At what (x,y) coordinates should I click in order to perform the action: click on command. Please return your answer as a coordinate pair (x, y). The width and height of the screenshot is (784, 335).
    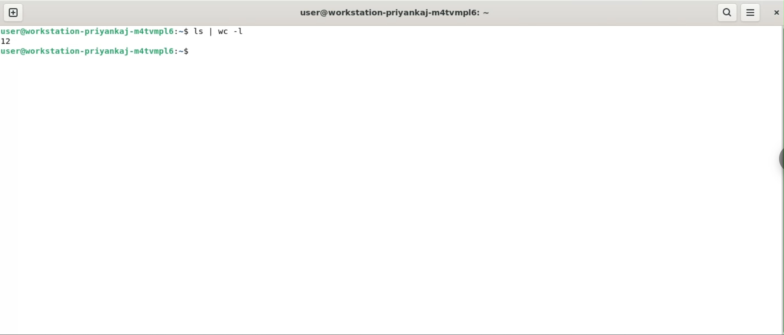
    Looking at the image, I should click on (224, 32).